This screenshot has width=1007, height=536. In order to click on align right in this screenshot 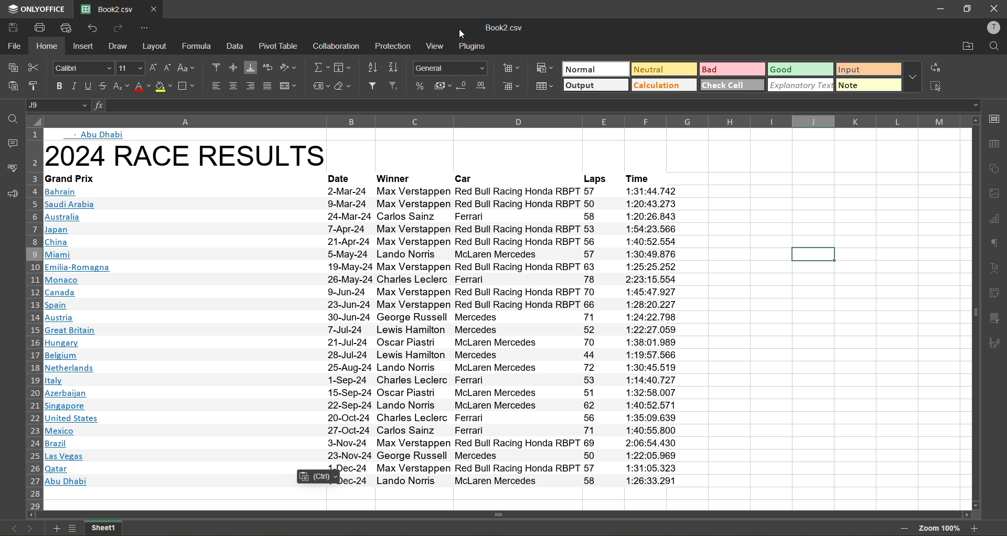, I will do `click(251, 87)`.